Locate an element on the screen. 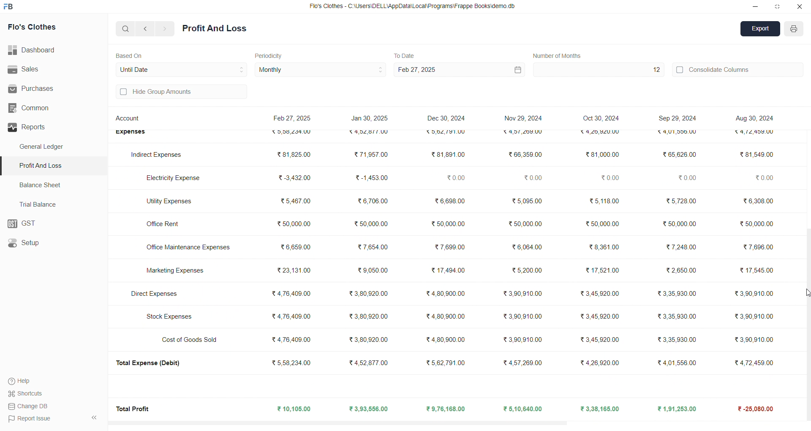 The height and width of the screenshot is (431, 811). ₹2650.00 is located at coordinates (680, 270).